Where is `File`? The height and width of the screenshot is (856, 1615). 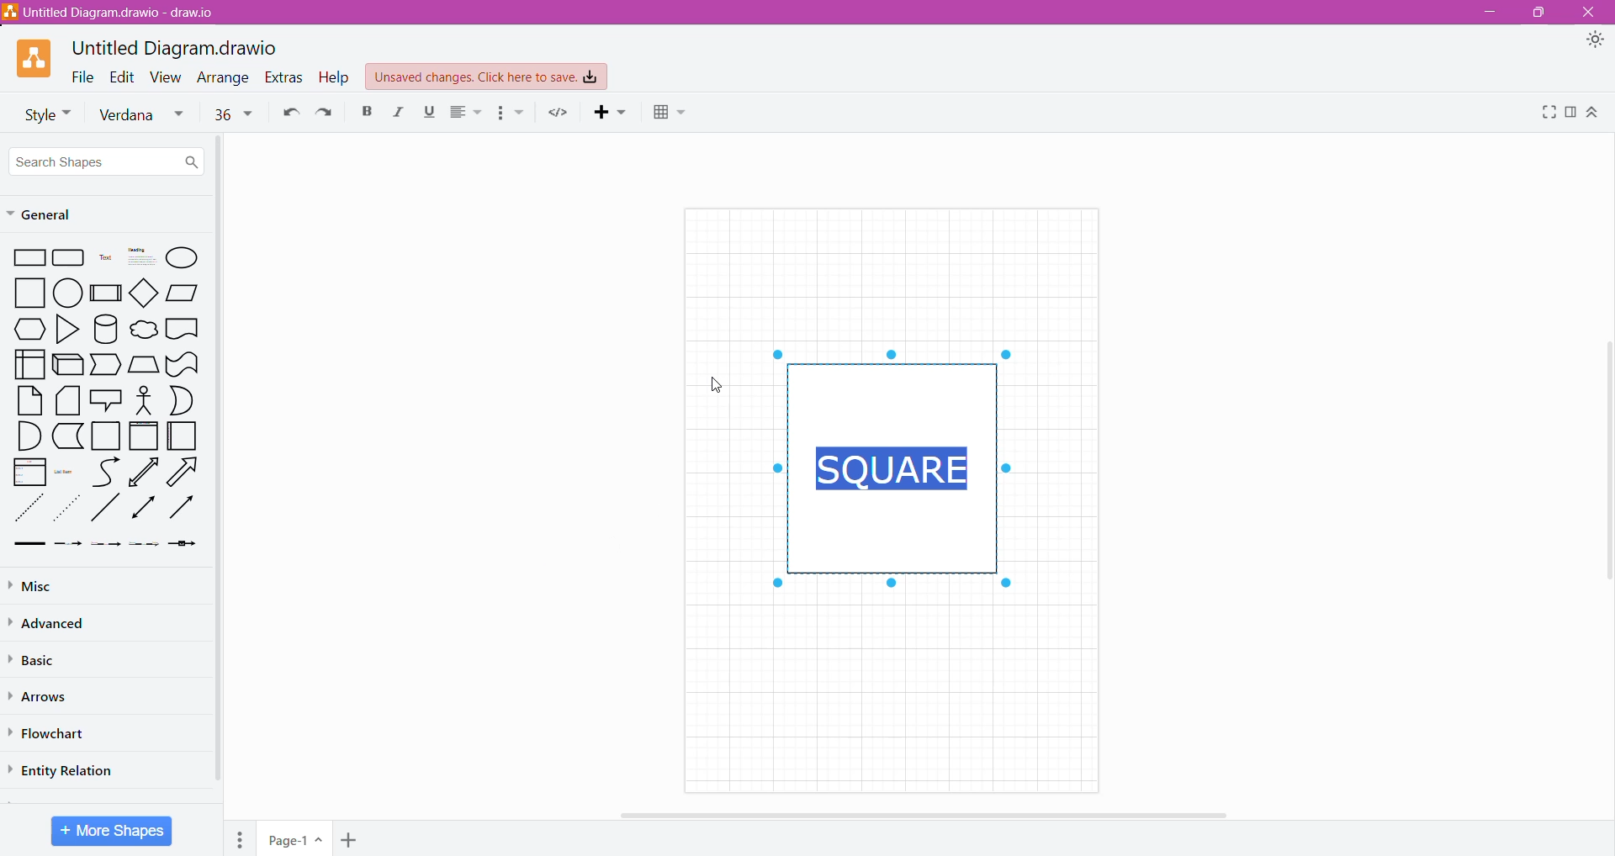
File is located at coordinates (83, 76).